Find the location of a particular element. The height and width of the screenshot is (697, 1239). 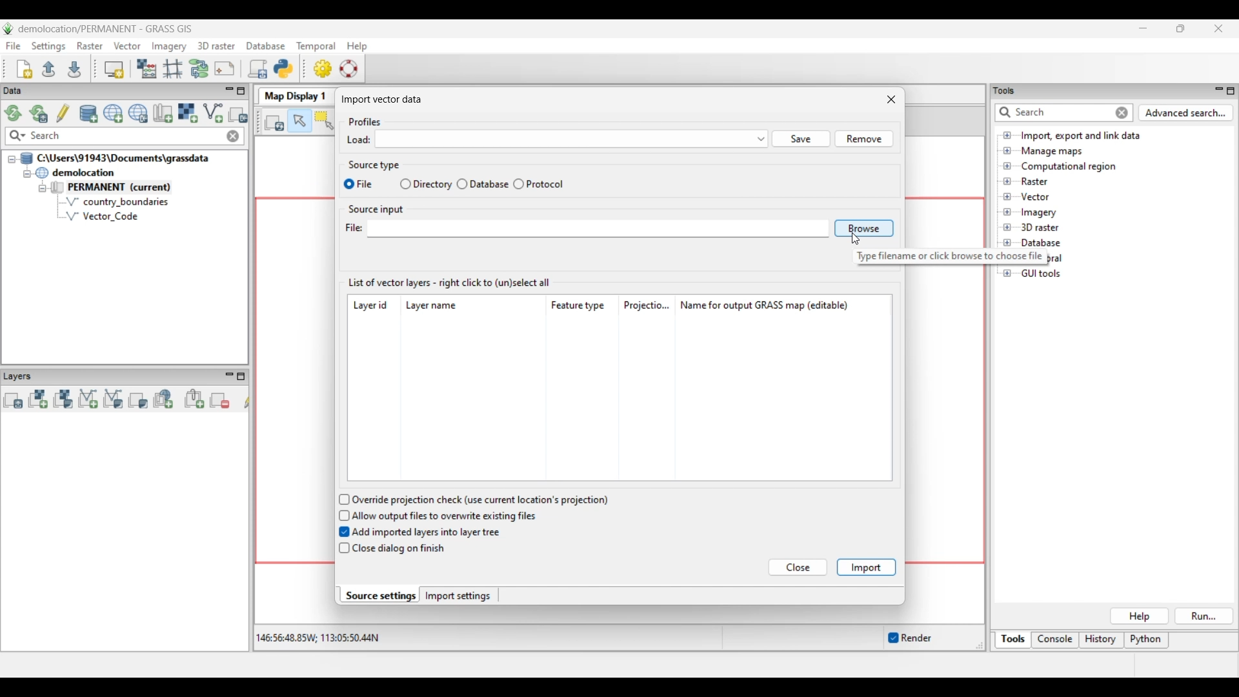

Create new project (location) to current GRASS database is located at coordinates (114, 114).